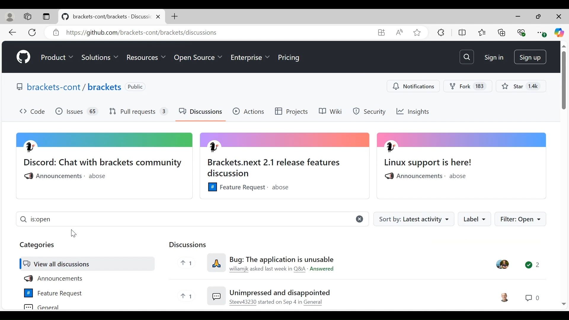 The image size is (569, 320). What do you see at coordinates (138, 112) in the screenshot?
I see `Pull Requests` at bounding box center [138, 112].